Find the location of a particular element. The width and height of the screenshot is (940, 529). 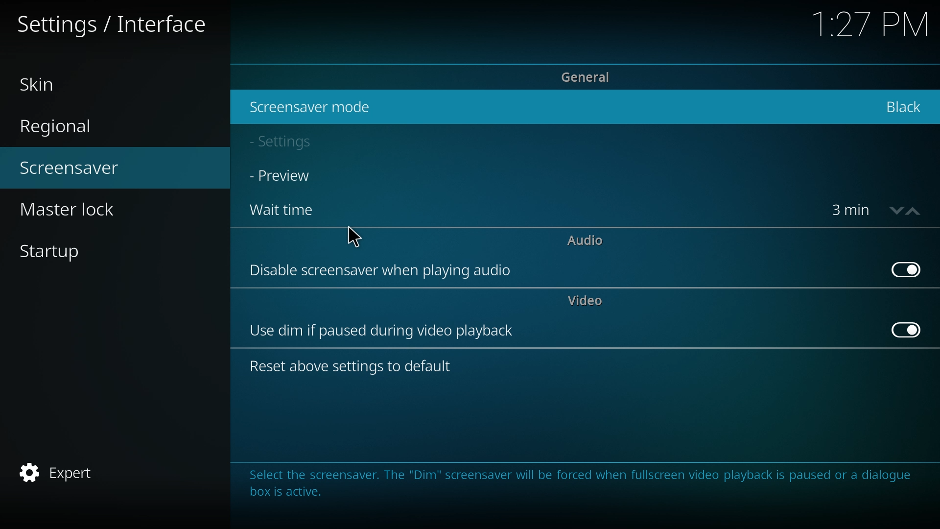

settings/interface is located at coordinates (116, 23).